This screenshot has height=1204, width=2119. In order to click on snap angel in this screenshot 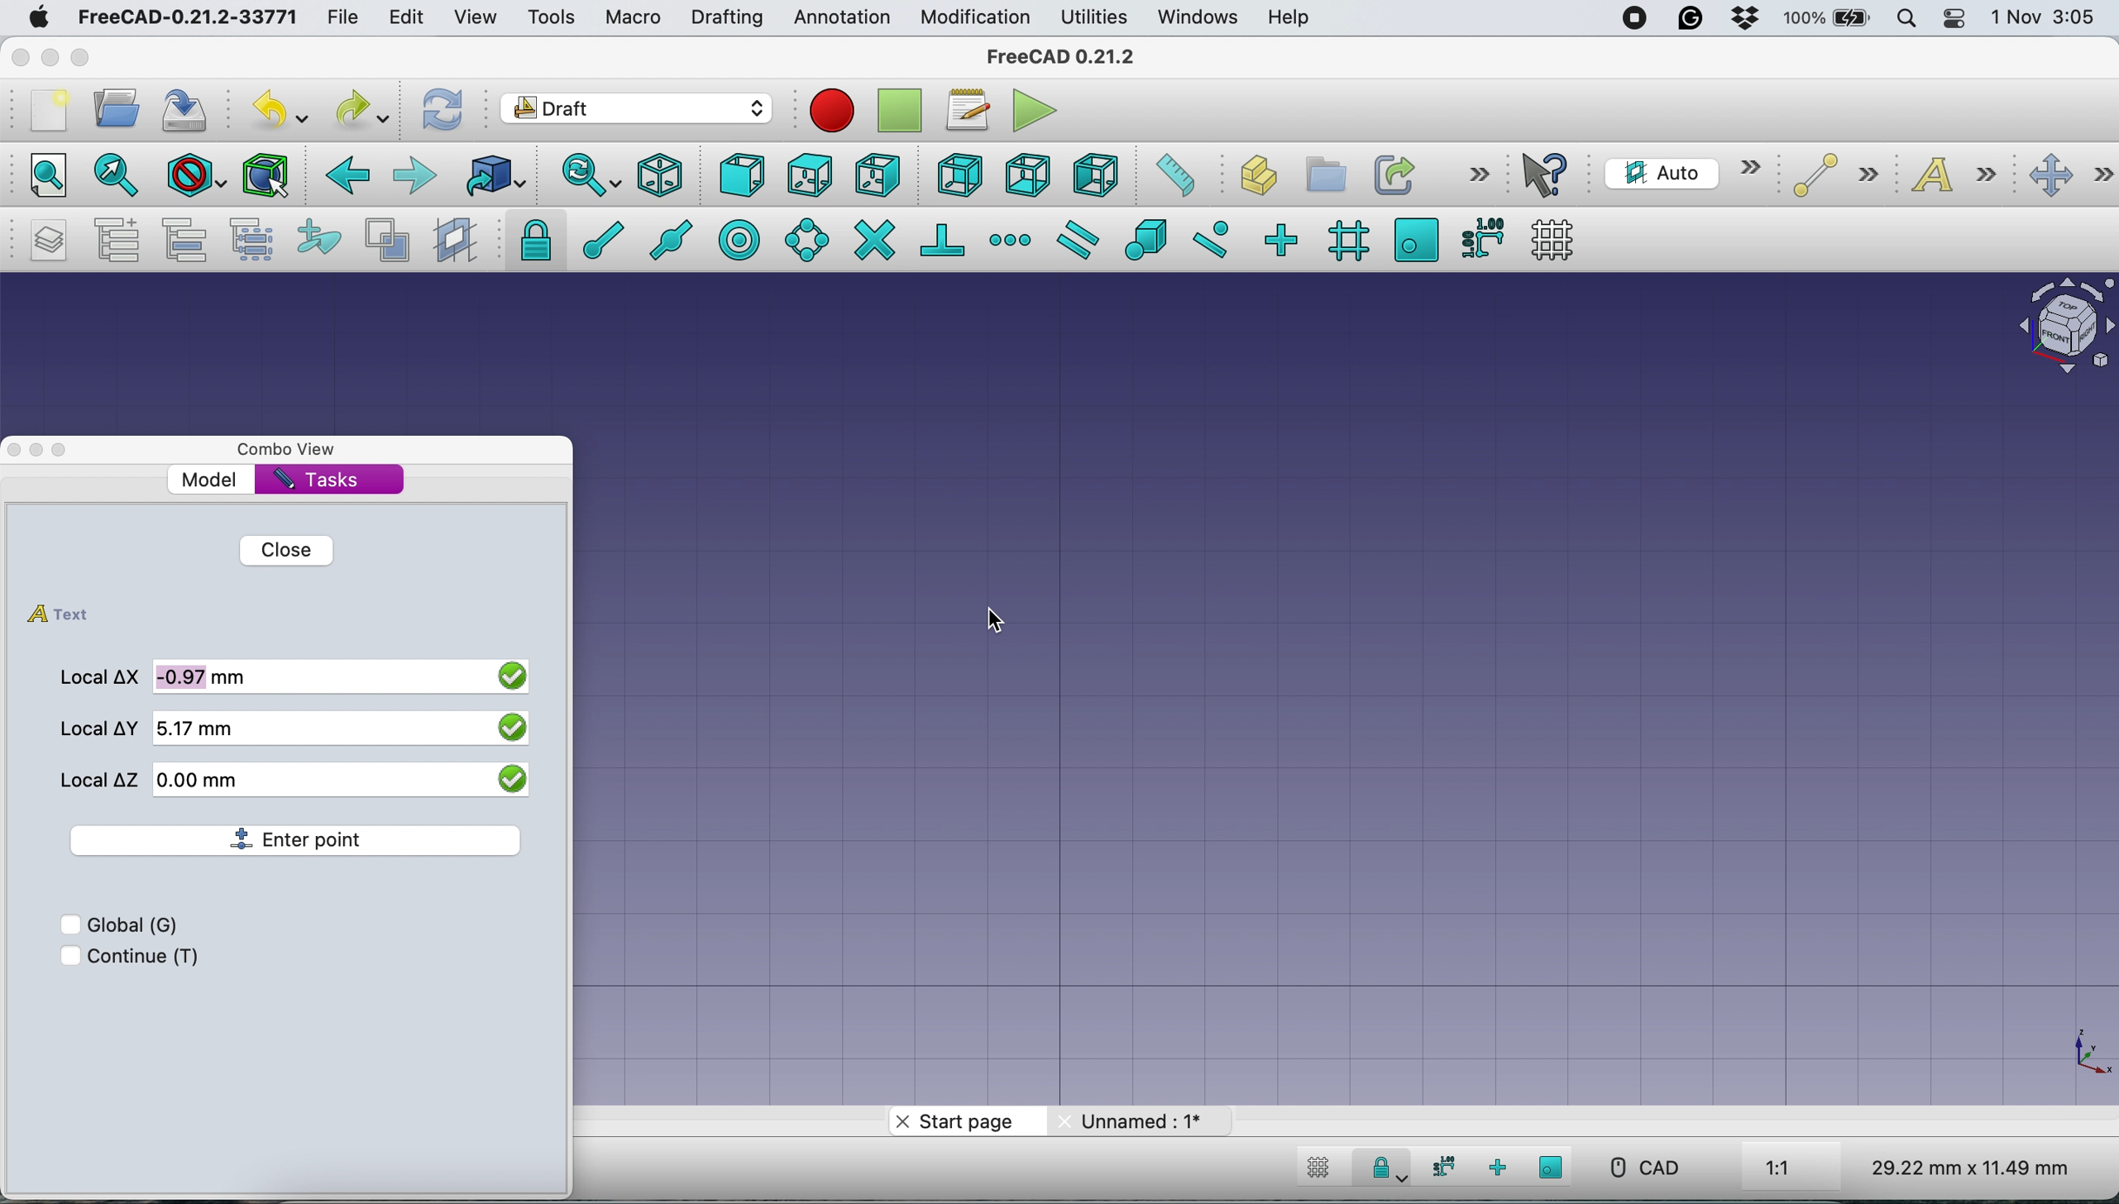, I will do `click(803, 237)`.